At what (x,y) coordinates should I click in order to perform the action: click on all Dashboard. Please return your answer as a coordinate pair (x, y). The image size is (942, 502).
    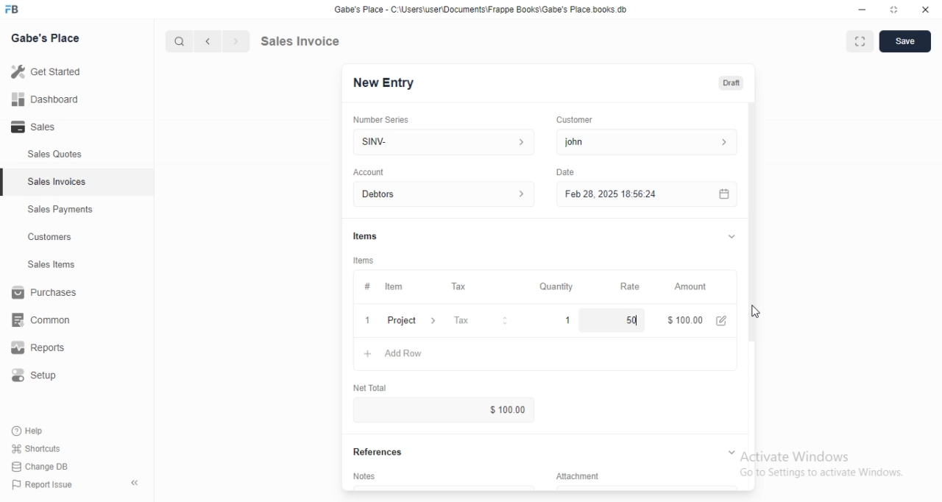
    Looking at the image, I should click on (51, 104).